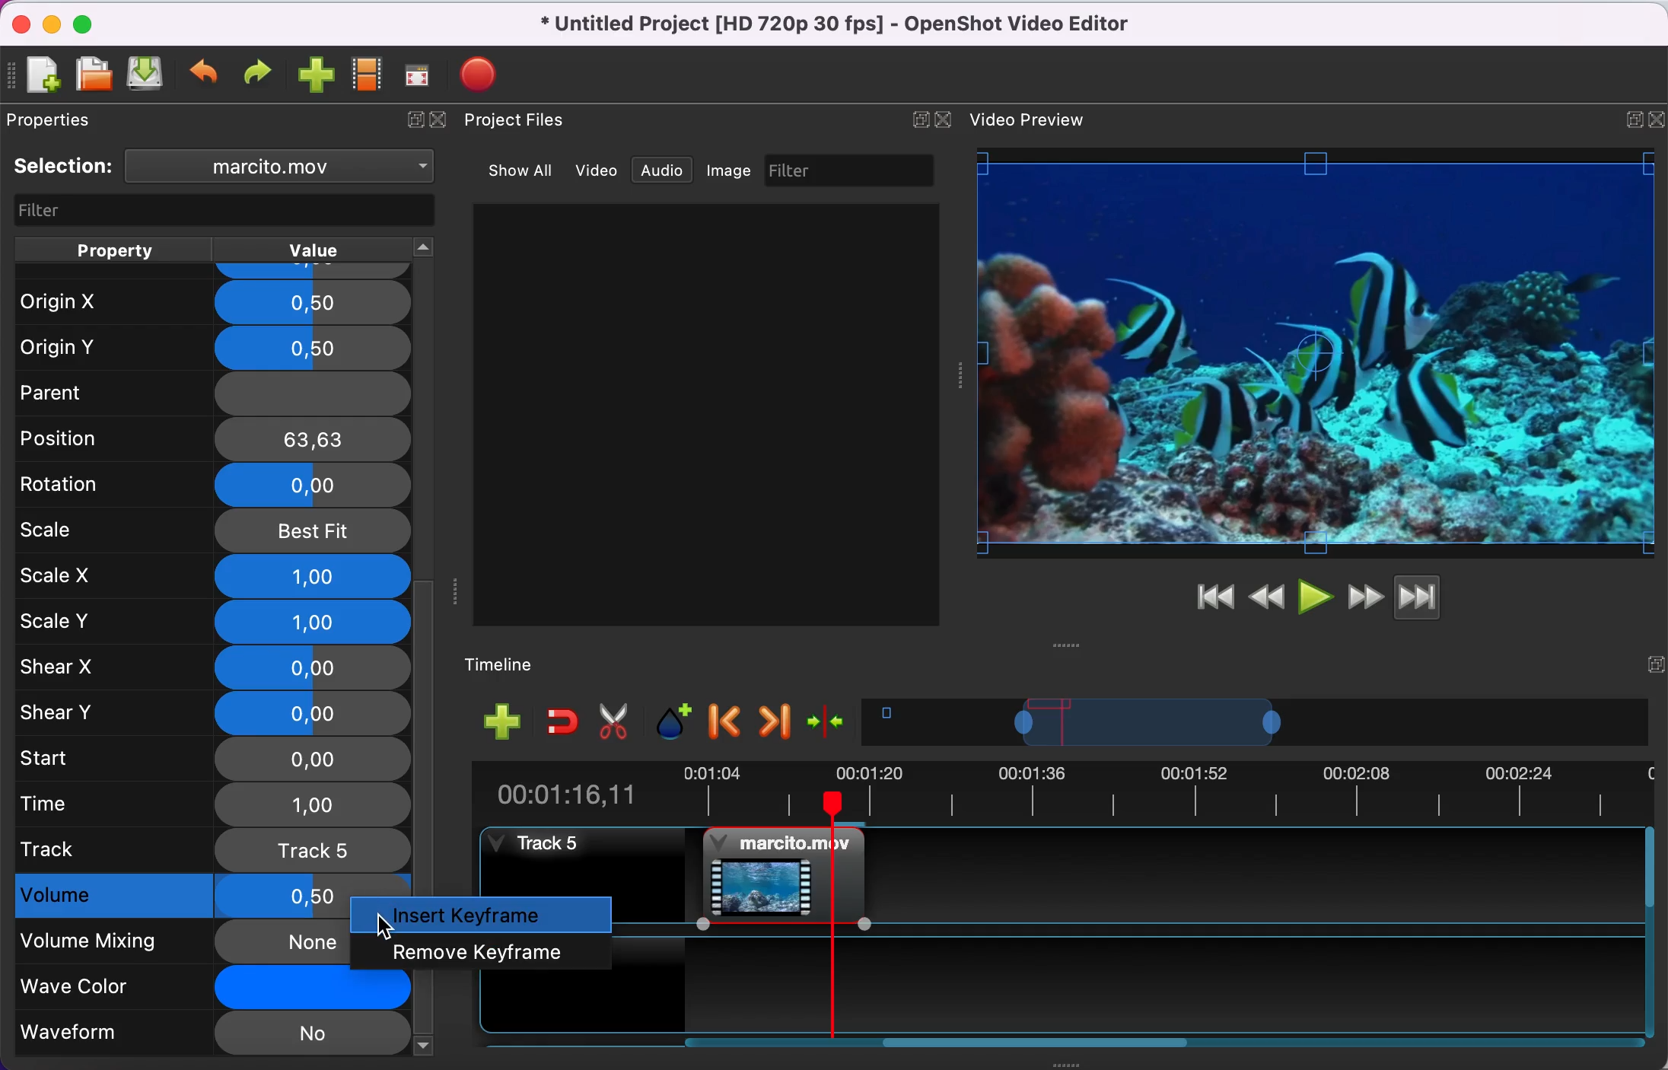  Describe the element at coordinates (92, 22) in the screenshot. I see `maximize` at that location.